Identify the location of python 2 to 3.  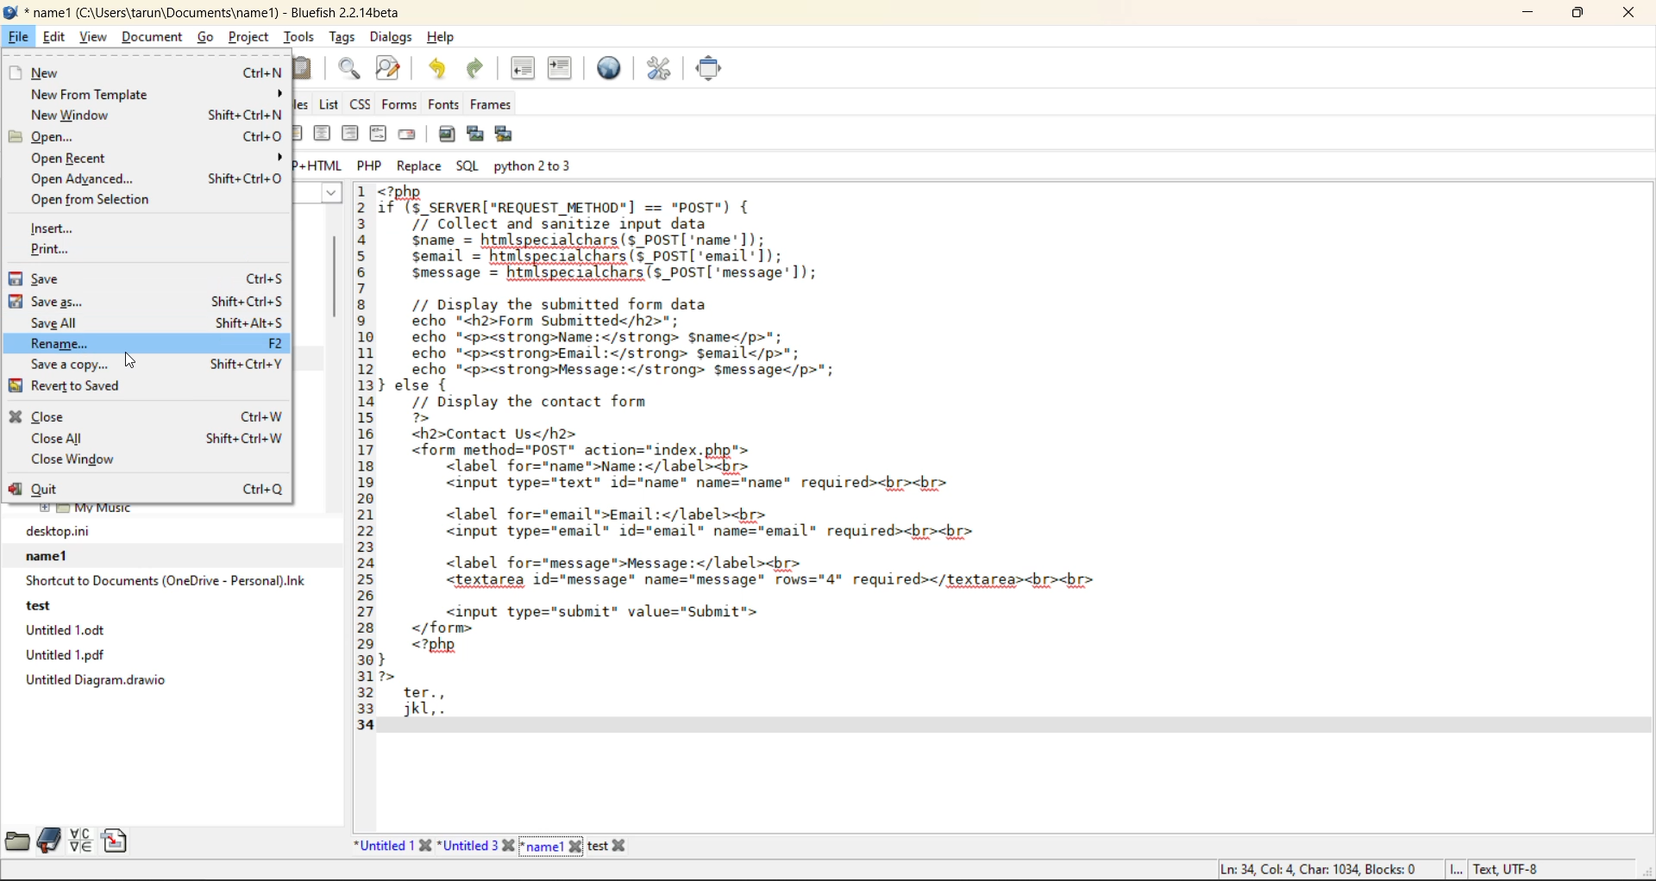
(538, 165).